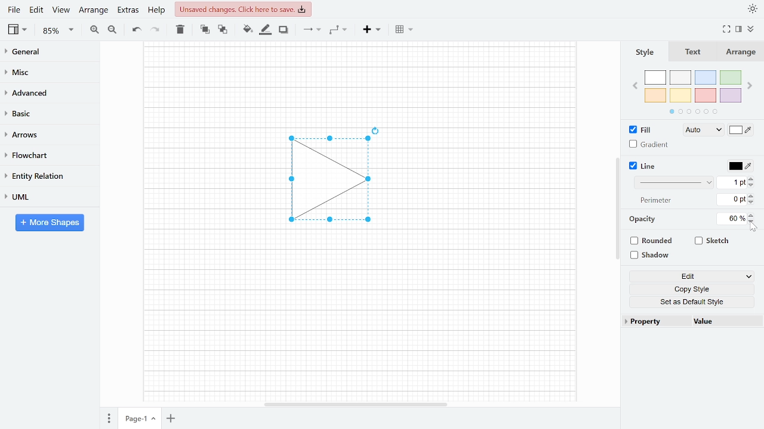  Describe the element at coordinates (113, 29) in the screenshot. I see `Zoom out` at that location.